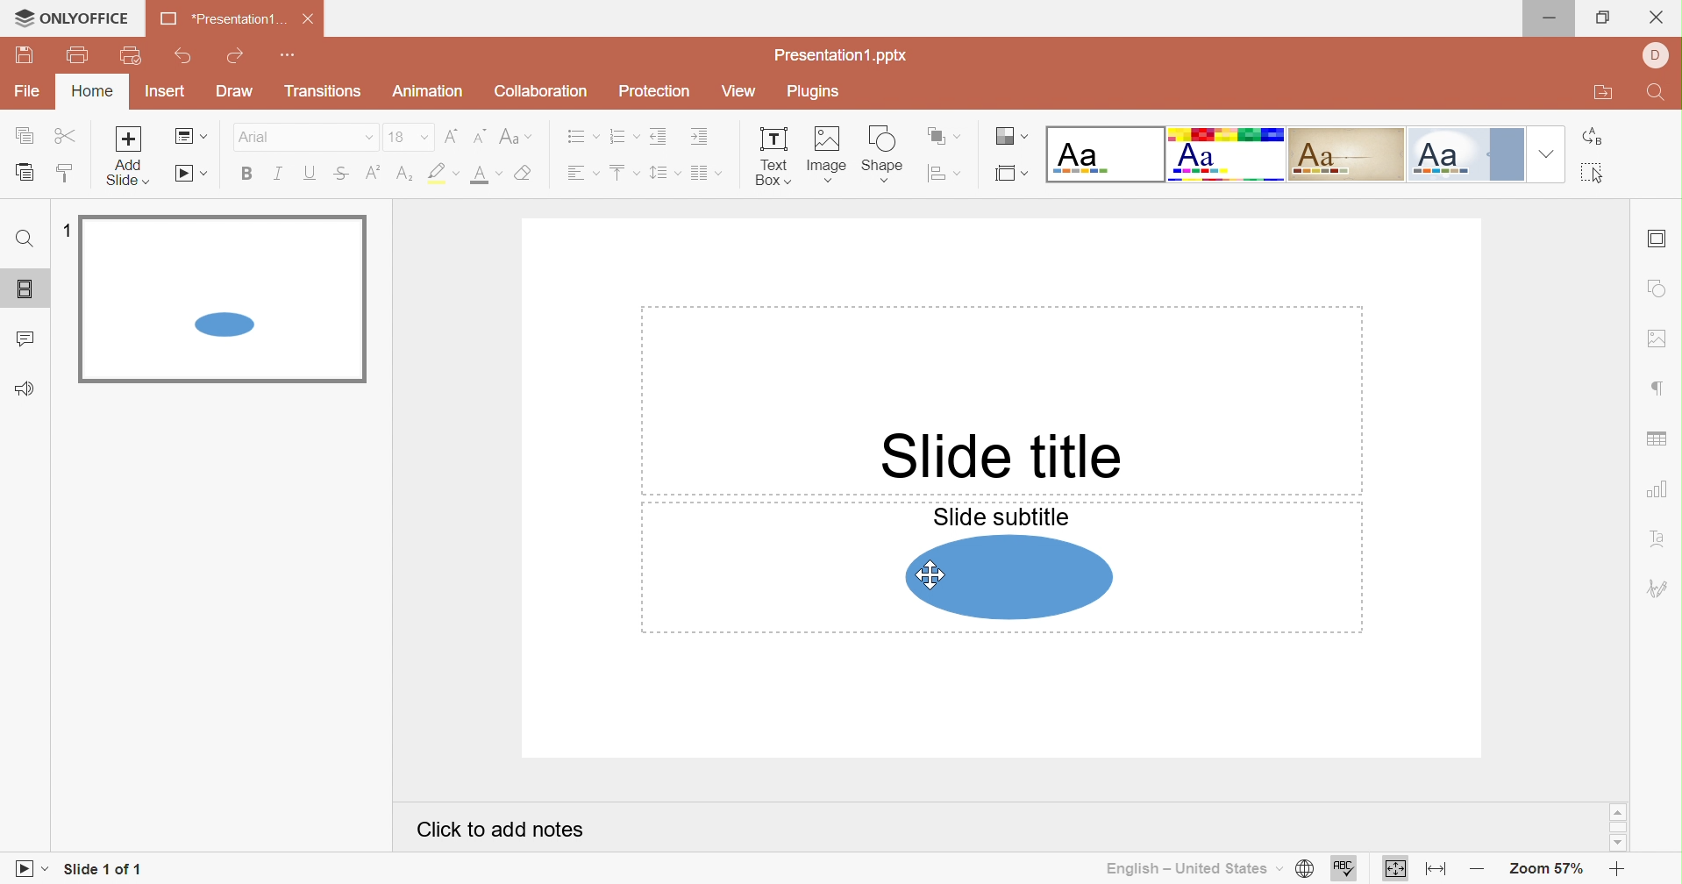  I want to click on Strikethrough, so click(342, 175).